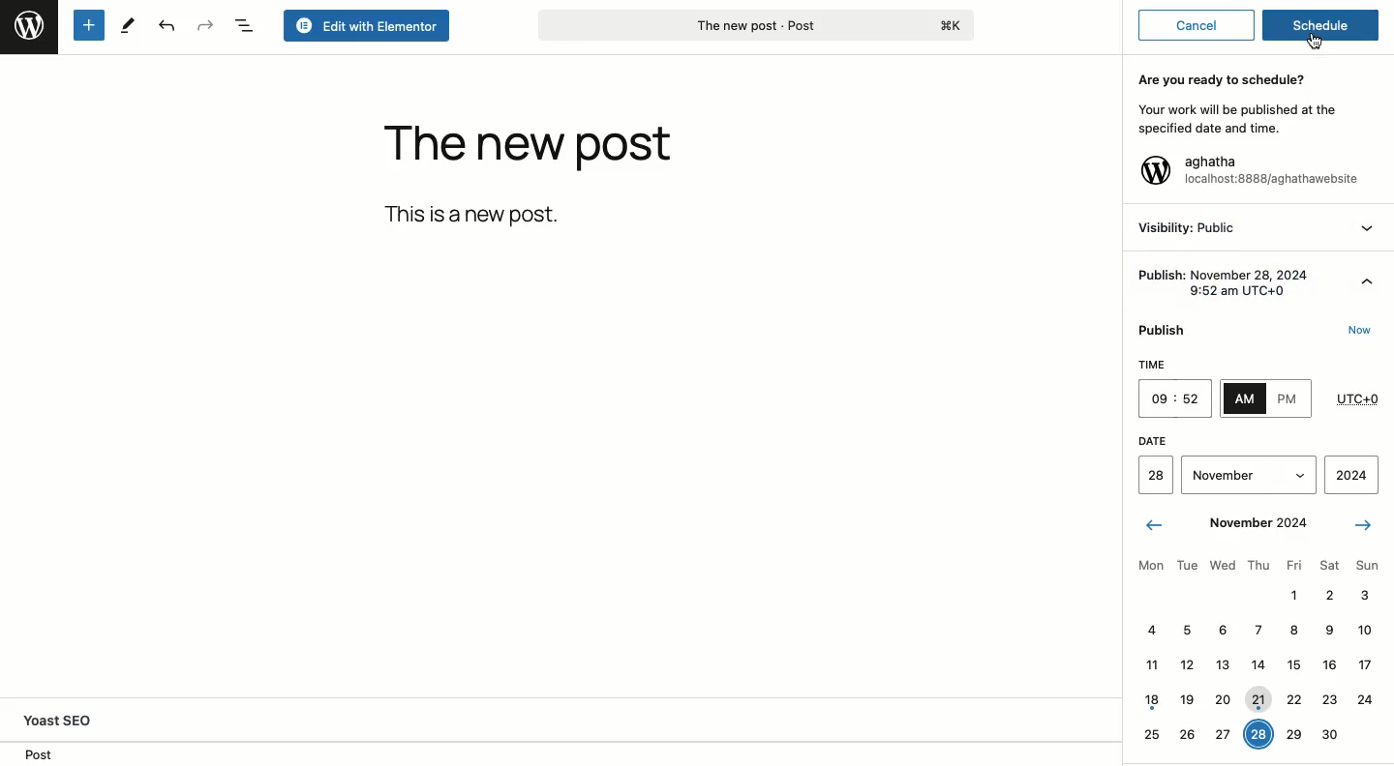 The width and height of the screenshot is (1394, 766). What do you see at coordinates (1330, 696) in the screenshot?
I see `23` at bounding box center [1330, 696].